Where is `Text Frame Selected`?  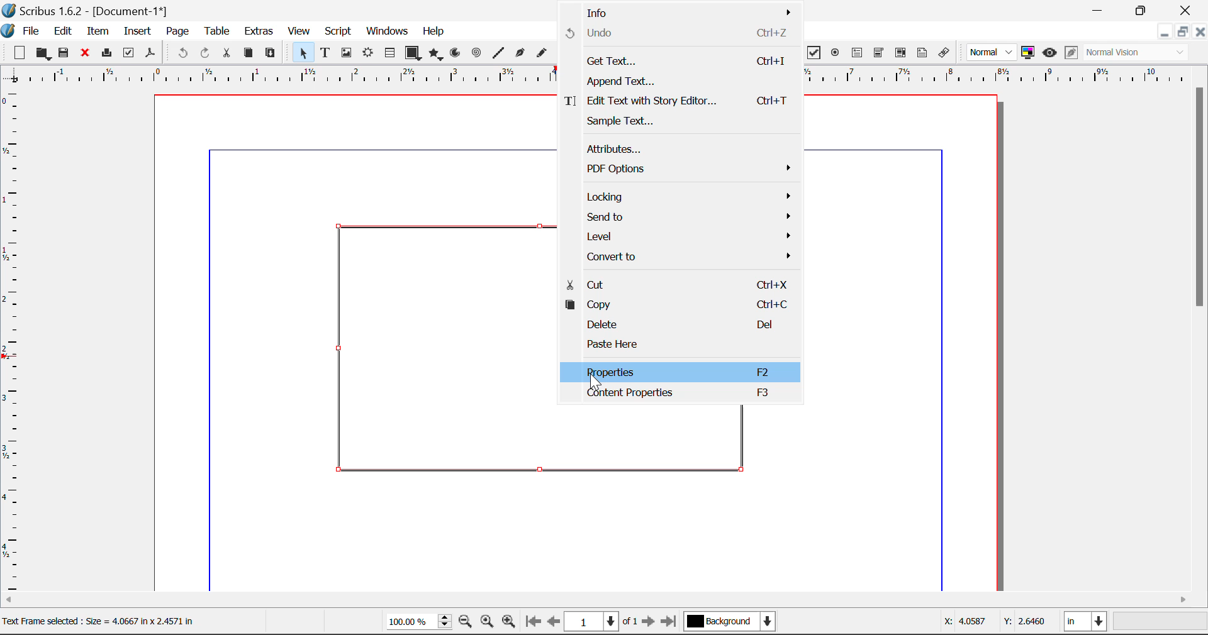 Text Frame Selected is located at coordinates (325, 52).